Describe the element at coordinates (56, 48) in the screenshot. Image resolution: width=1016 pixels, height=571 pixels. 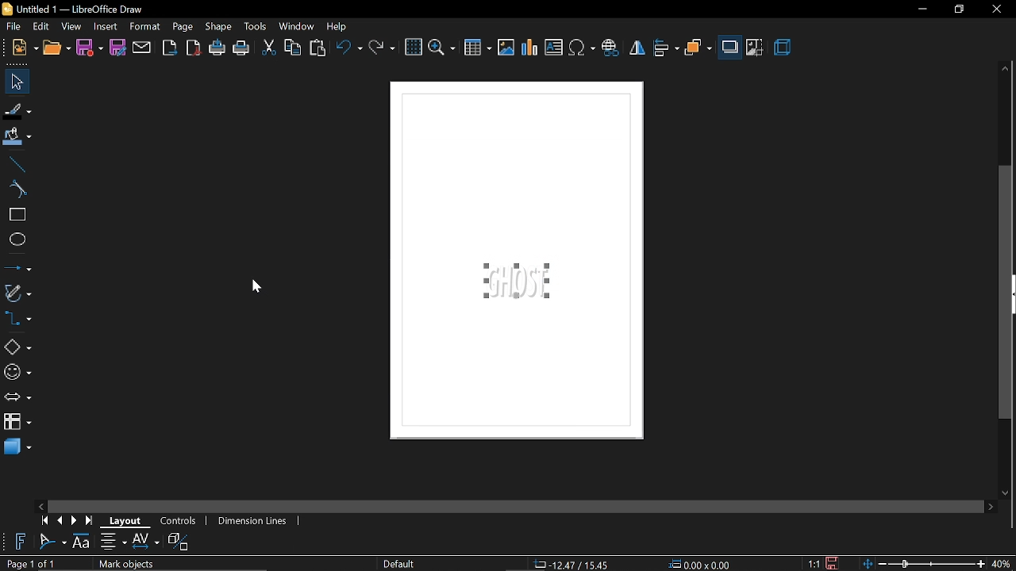
I see `open` at that location.